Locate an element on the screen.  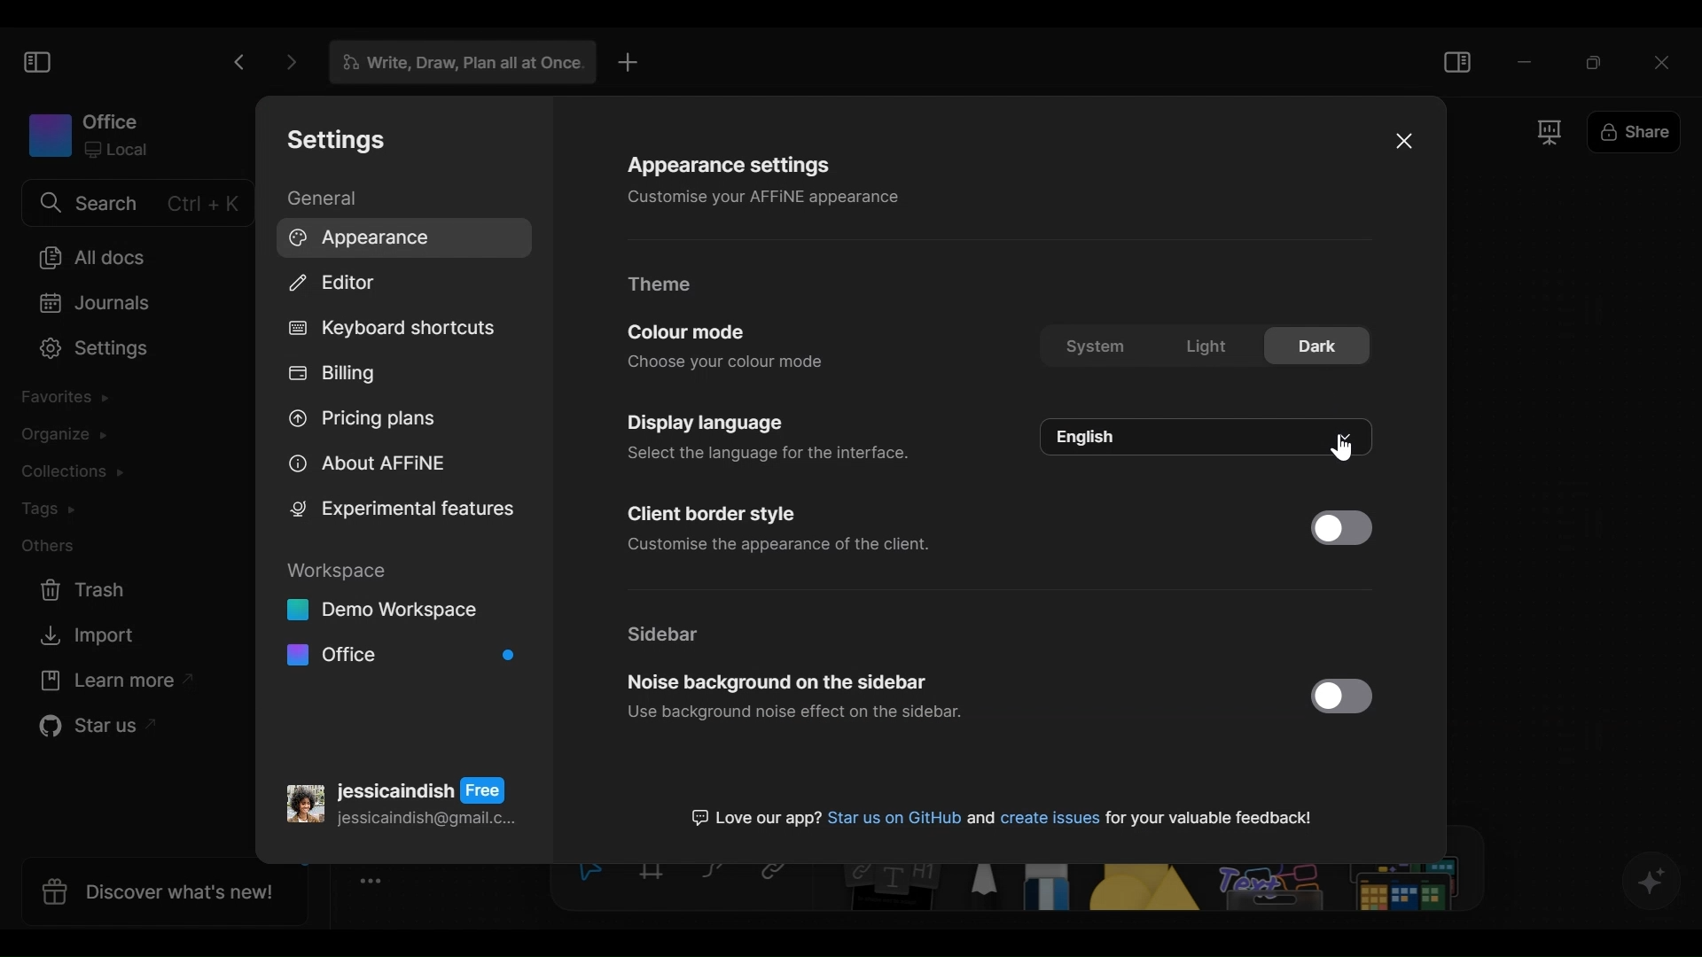
Others is located at coordinates (1339, 891).